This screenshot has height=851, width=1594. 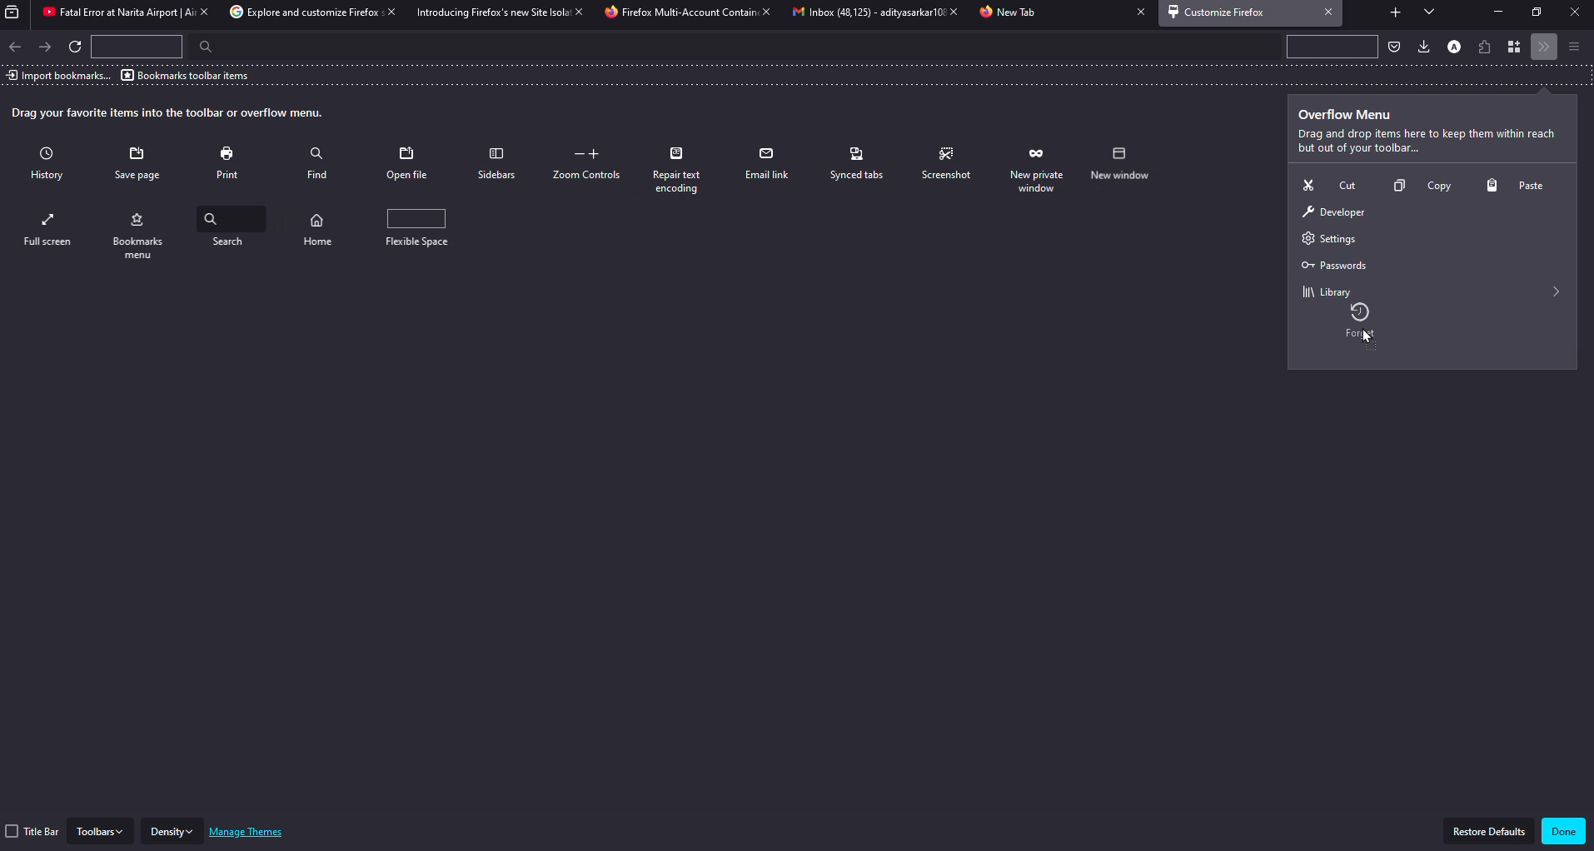 What do you see at coordinates (325, 226) in the screenshot?
I see `search` at bounding box center [325, 226].